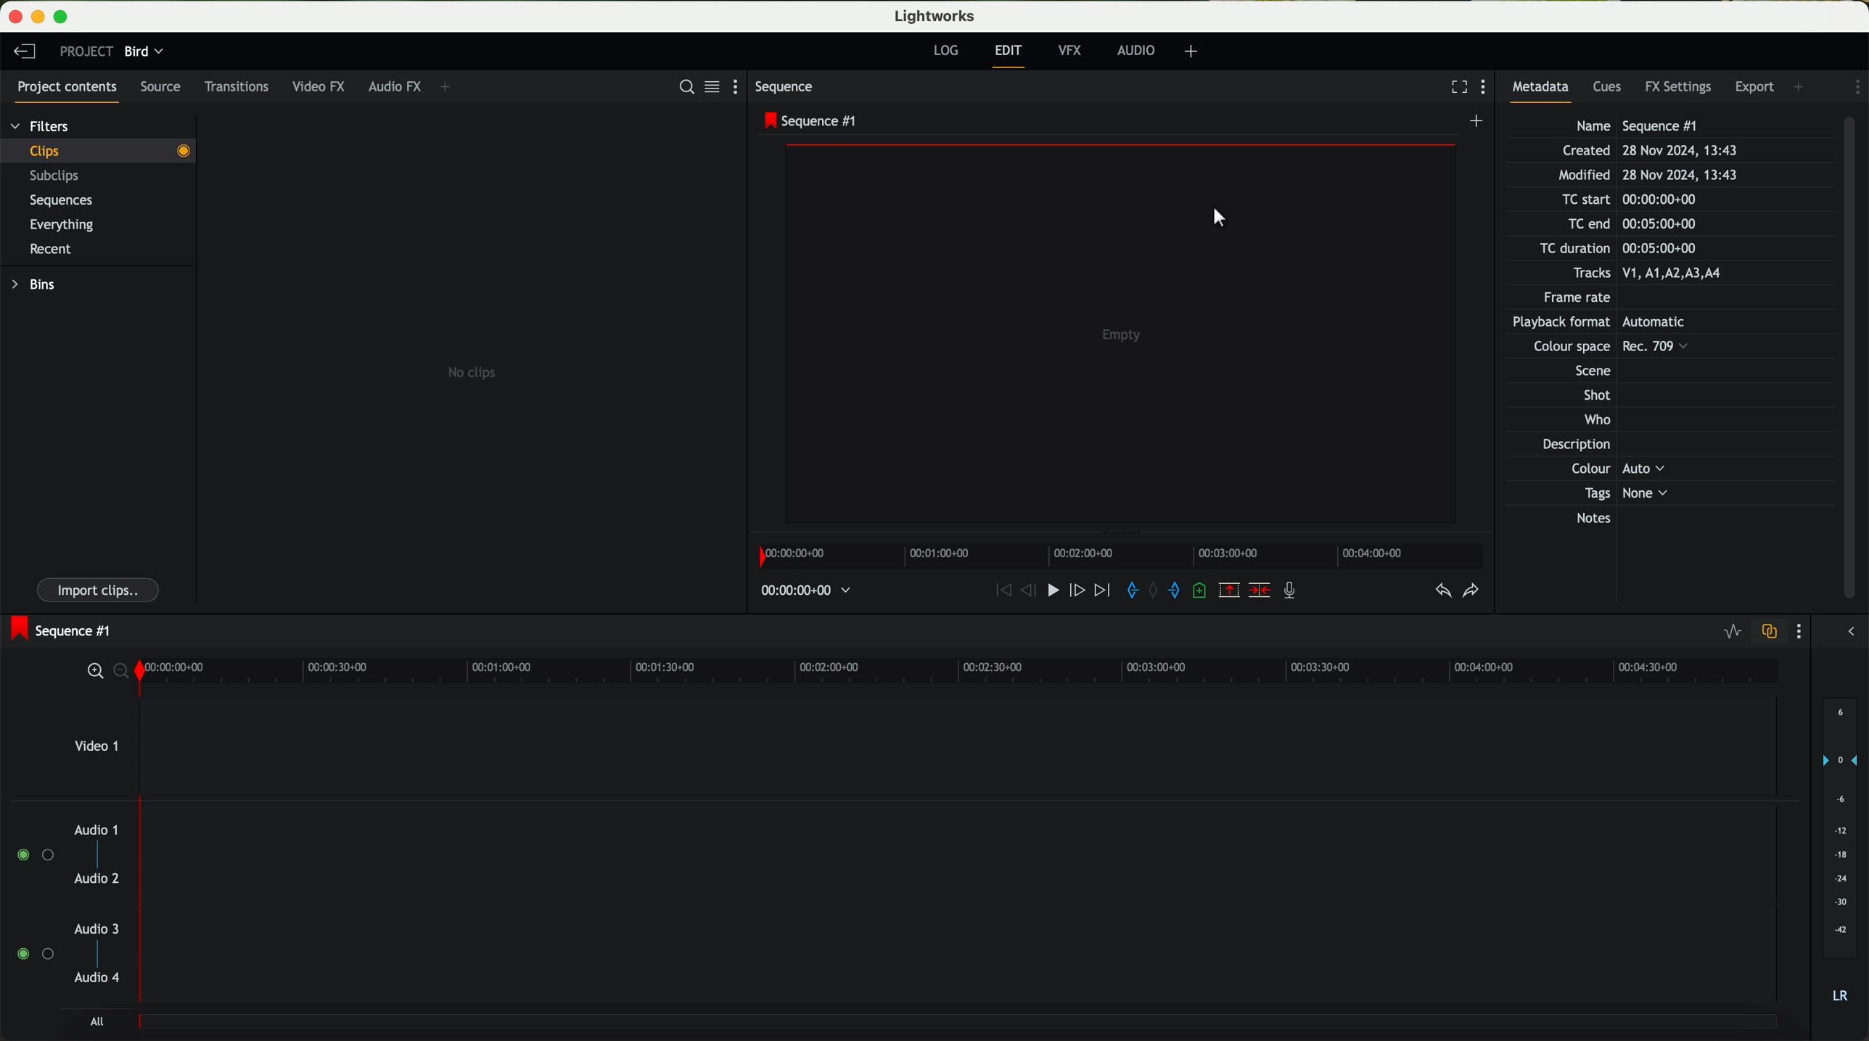 This screenshot has width=1869, height=1041. I want to click on Shot, so click(1655, 393).